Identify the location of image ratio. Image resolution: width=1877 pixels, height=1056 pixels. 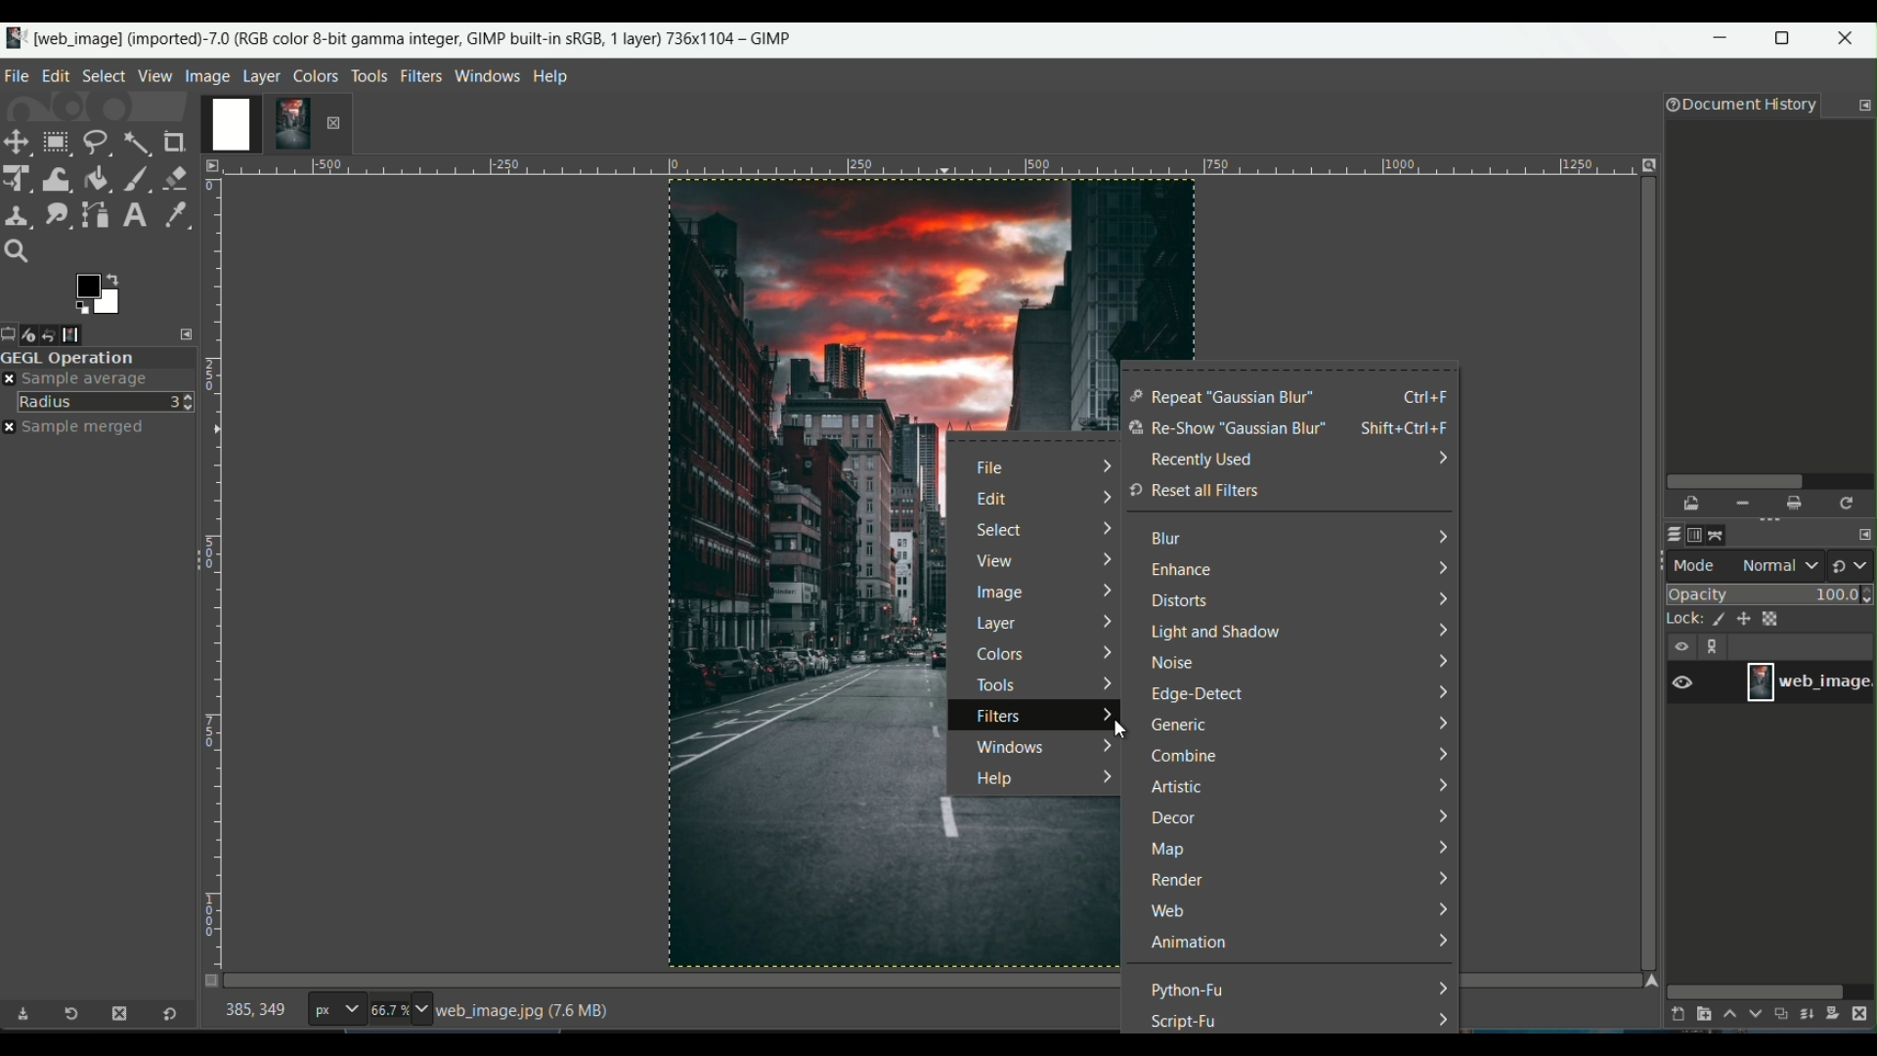
(398, 1012).